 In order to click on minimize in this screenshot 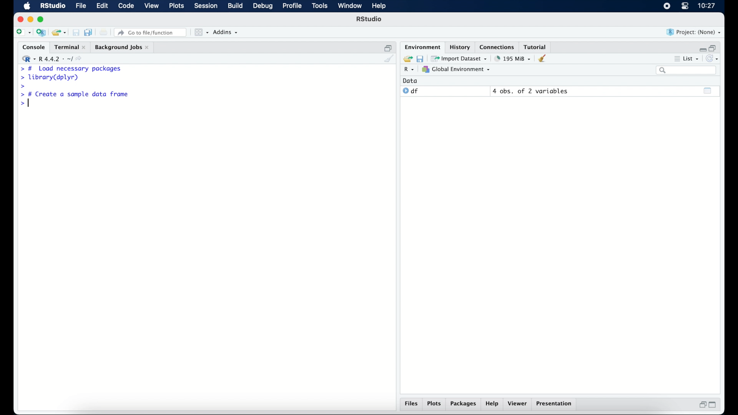, I will do `click(701, 48)`.